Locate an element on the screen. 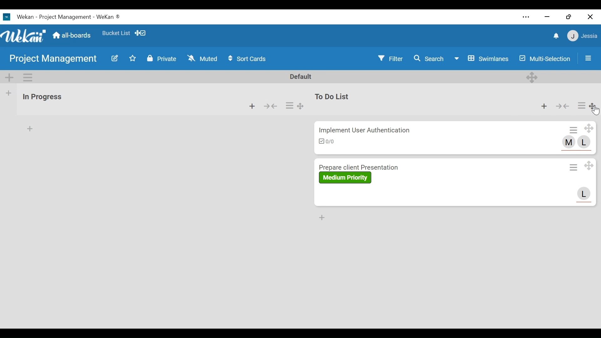 This screenshot has width=601, height=338. Home (all boards) is located at coordinates (73, 36).